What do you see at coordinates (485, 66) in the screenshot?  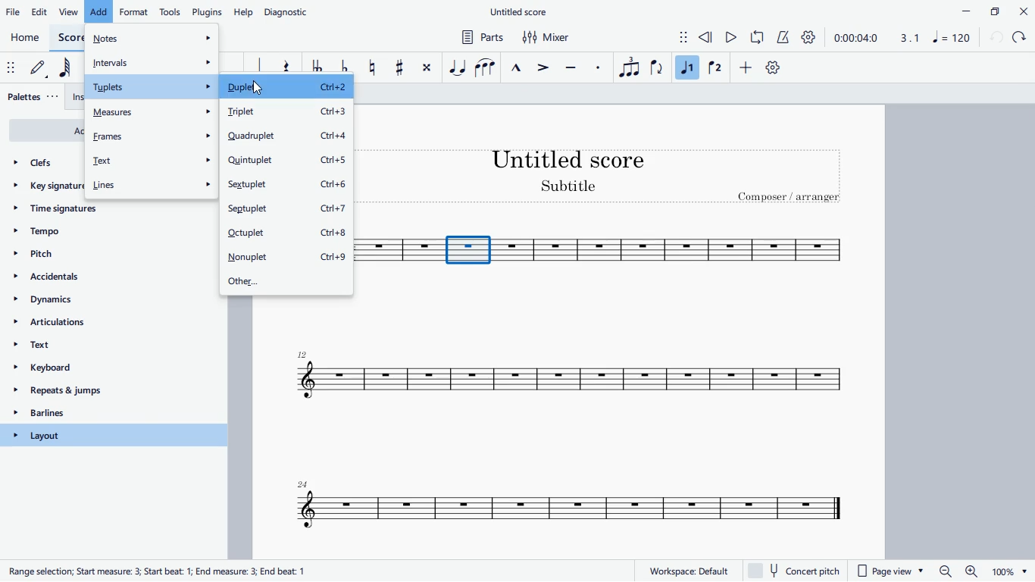 I see `slur` at bounding box center [485, 66].